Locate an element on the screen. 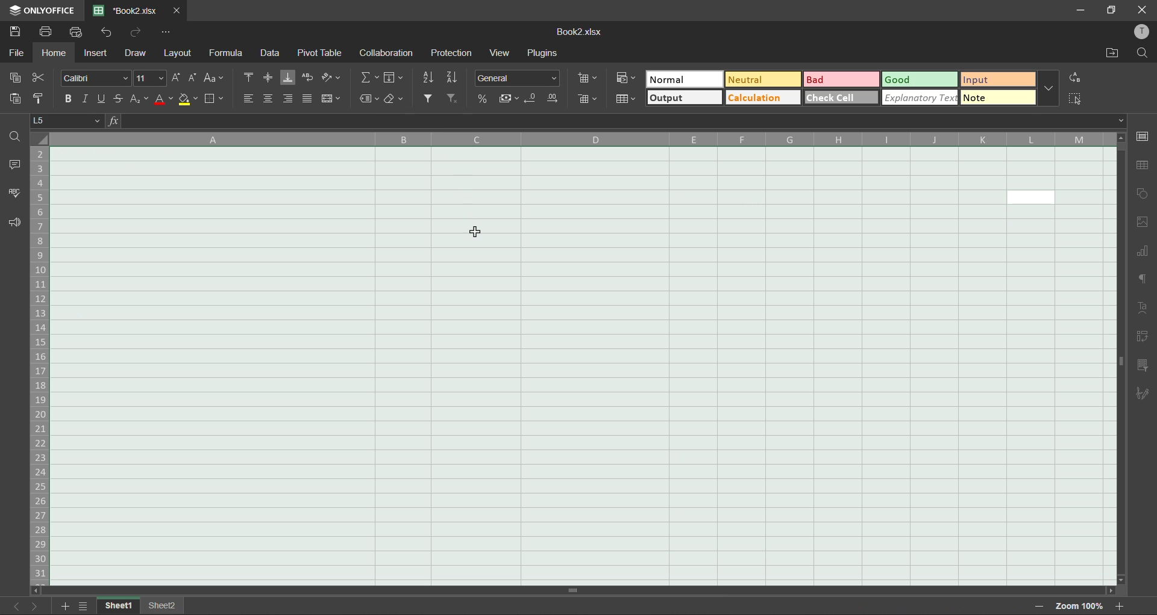  delete cells is located at coordinates (585, 98).